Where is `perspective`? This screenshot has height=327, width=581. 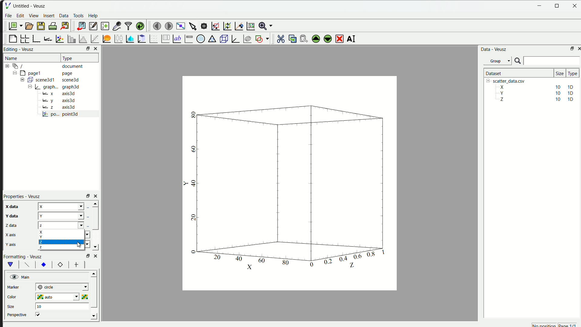
perspective is located at coordinates (17, 315).